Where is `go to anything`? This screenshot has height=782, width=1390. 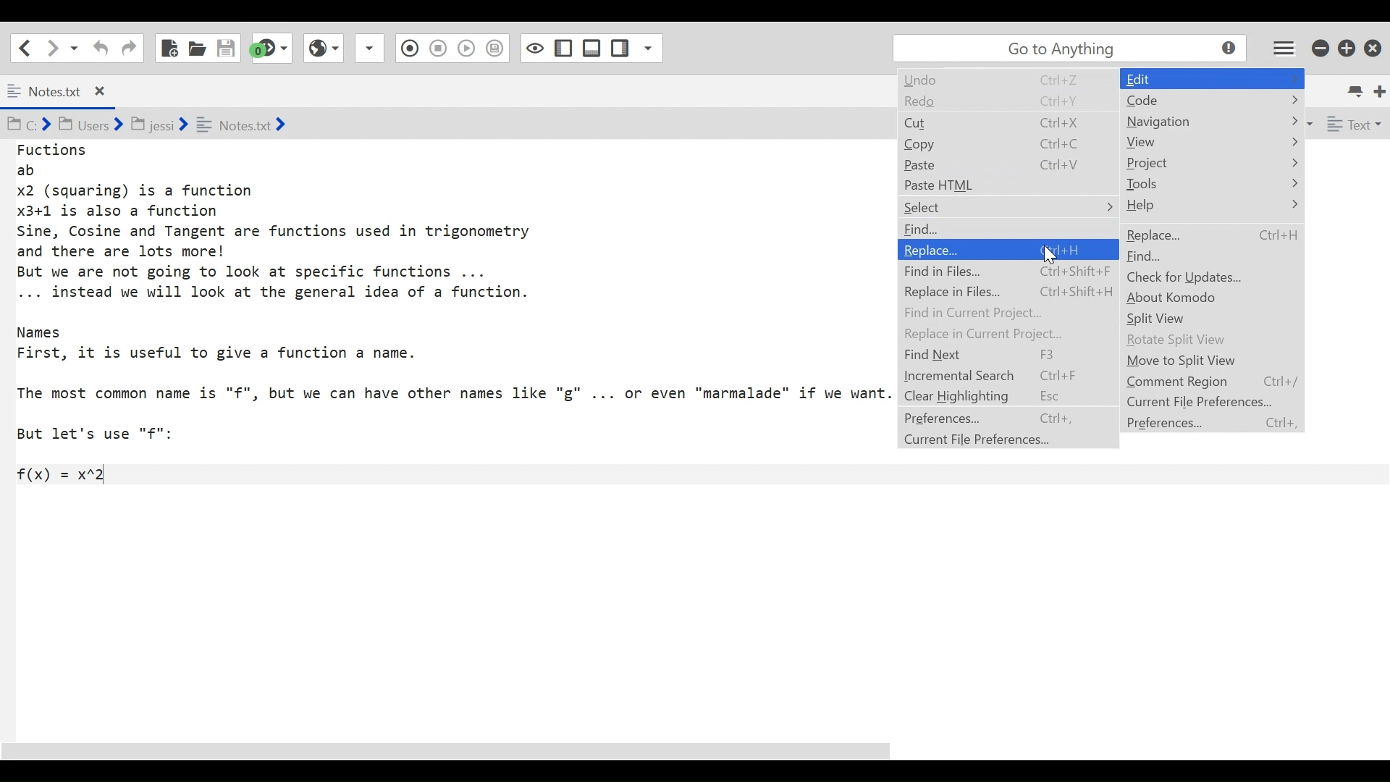
go to anything is located at coordinates (1073, 49).